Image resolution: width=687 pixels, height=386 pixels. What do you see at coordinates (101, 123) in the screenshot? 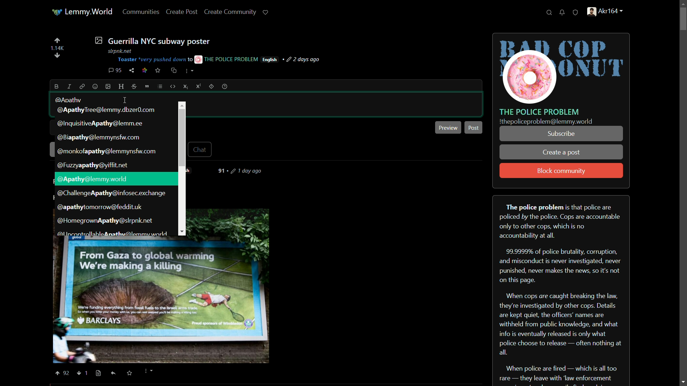
I see `suggestion-2` at bounding box center [101, 123].